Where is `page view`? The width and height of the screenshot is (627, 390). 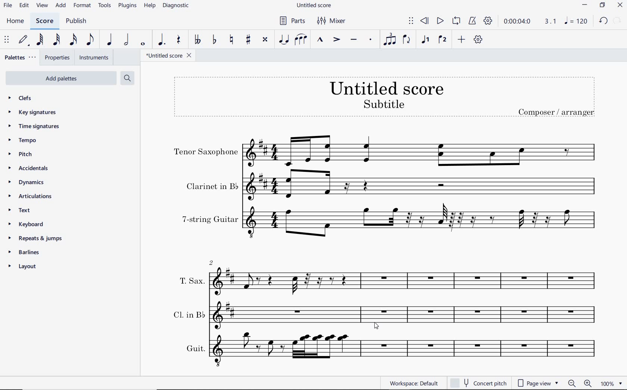
page view is located at coordinates (540, 383).